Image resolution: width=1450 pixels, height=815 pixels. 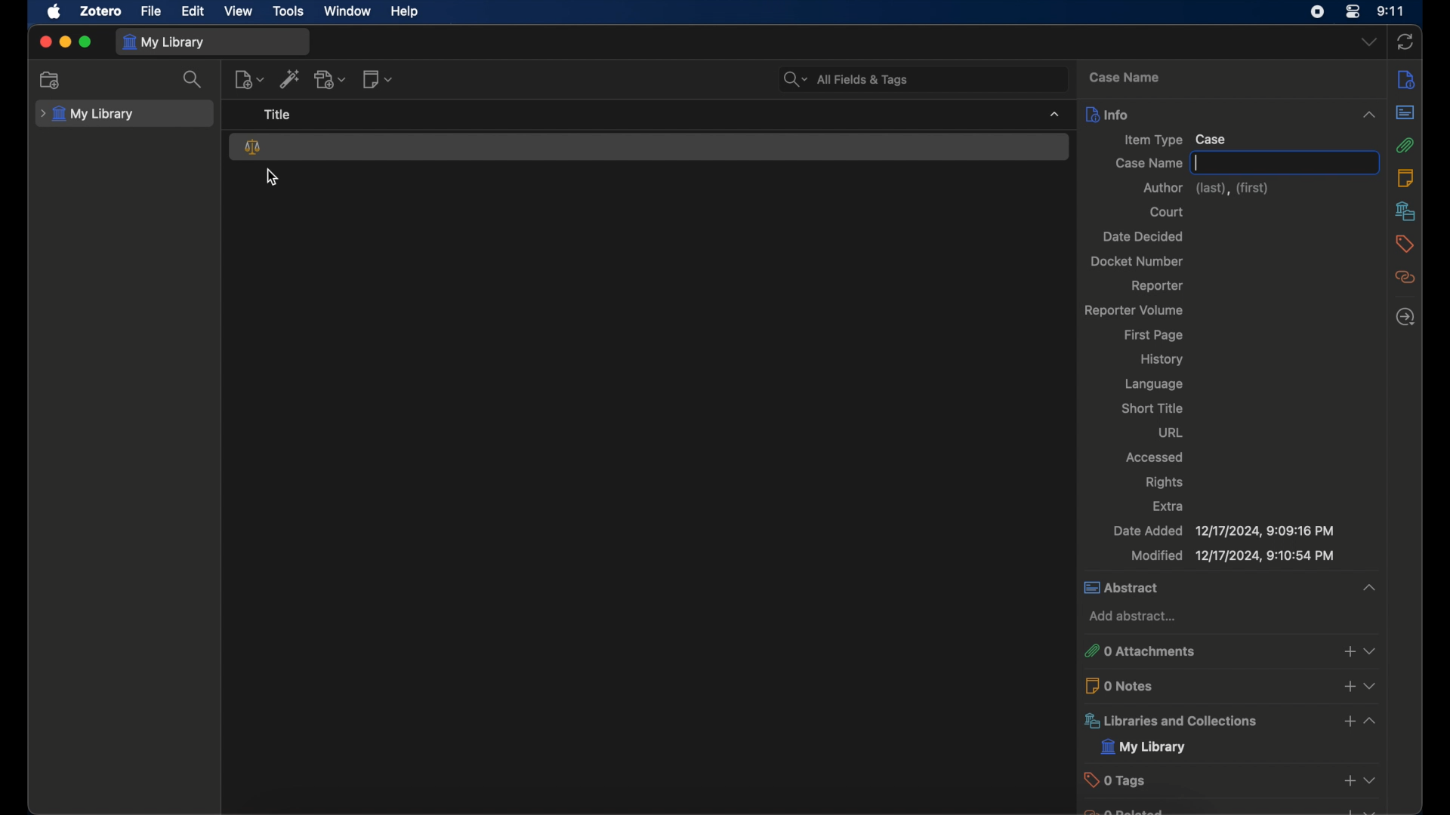 I want to click on author, so click(x=1207, y=188).